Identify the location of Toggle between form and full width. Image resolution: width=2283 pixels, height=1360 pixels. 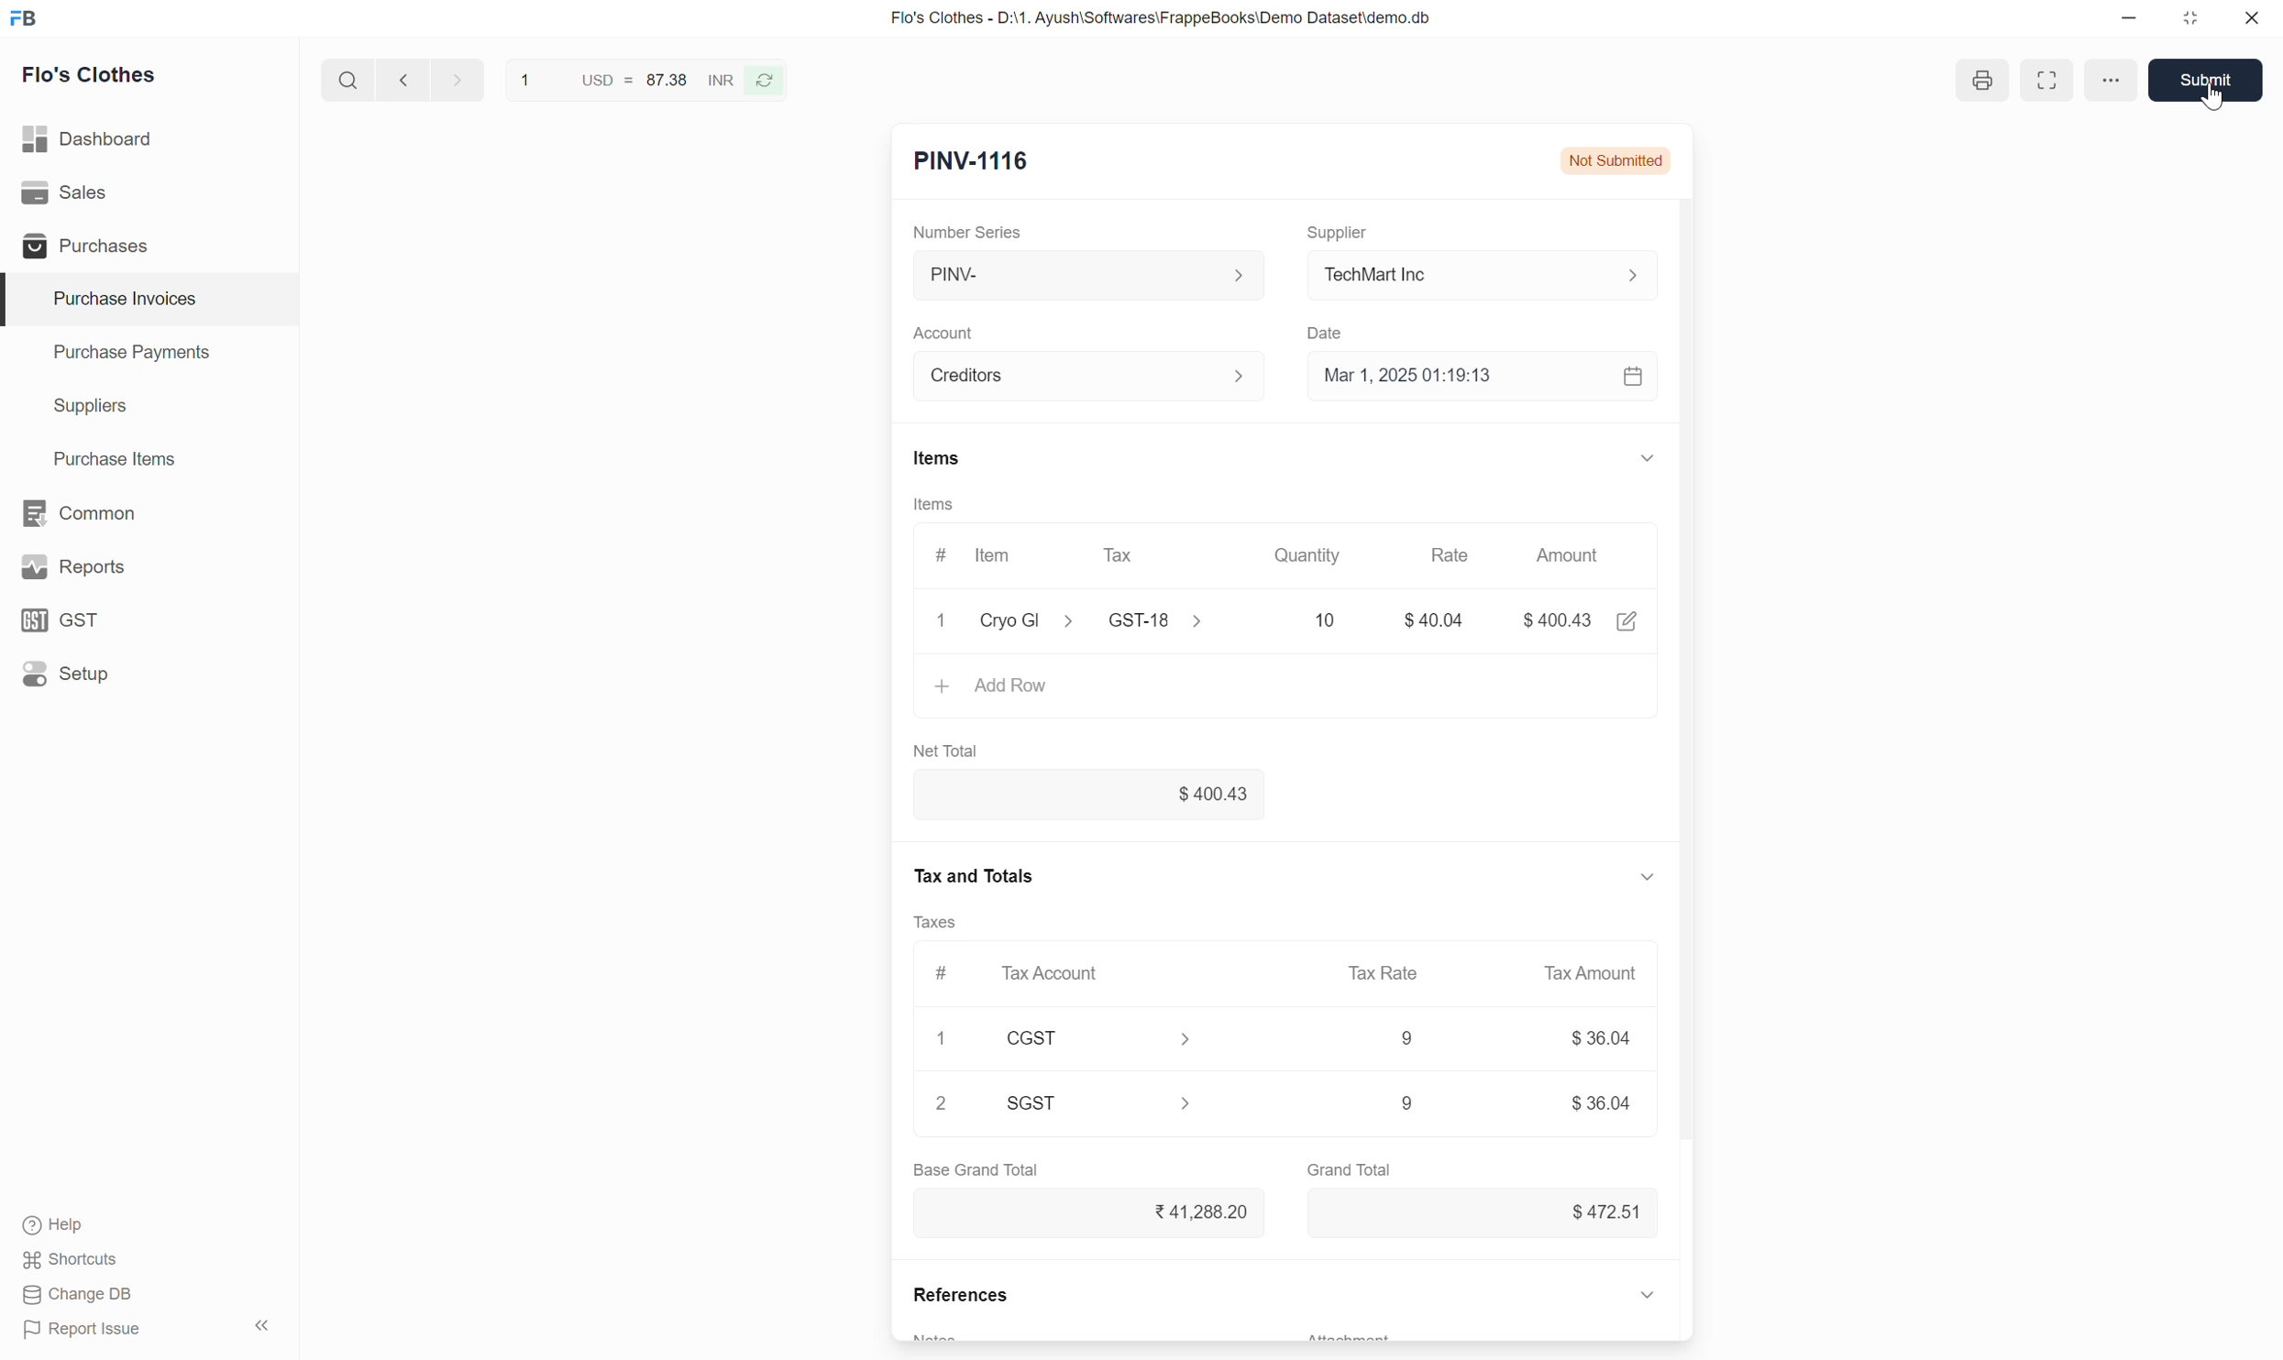
(2044, 80).